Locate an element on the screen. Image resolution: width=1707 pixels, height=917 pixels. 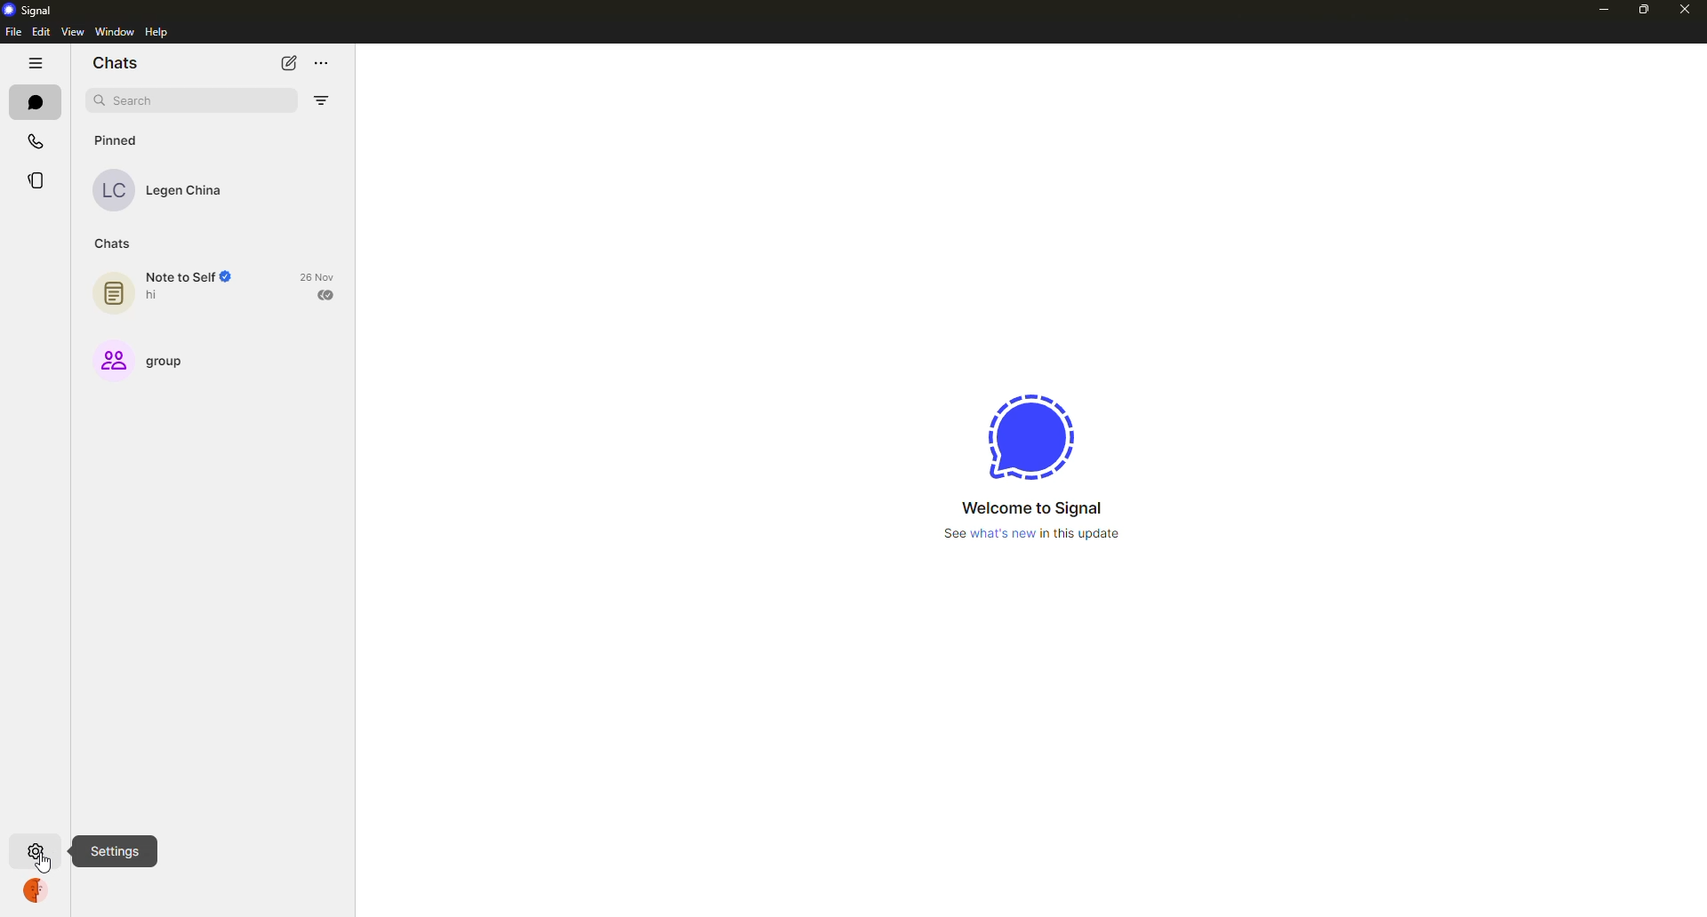
more is located at coordinates (323, 64).